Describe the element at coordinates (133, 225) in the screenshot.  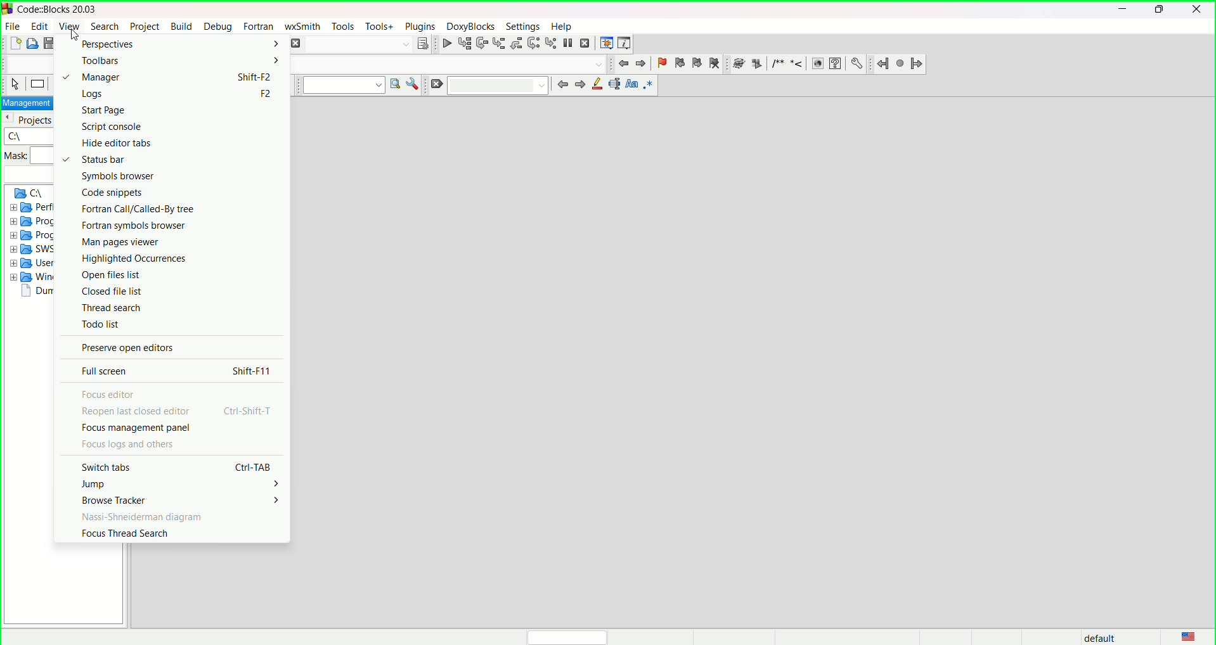
I see `fortran symbol browser` at that location.